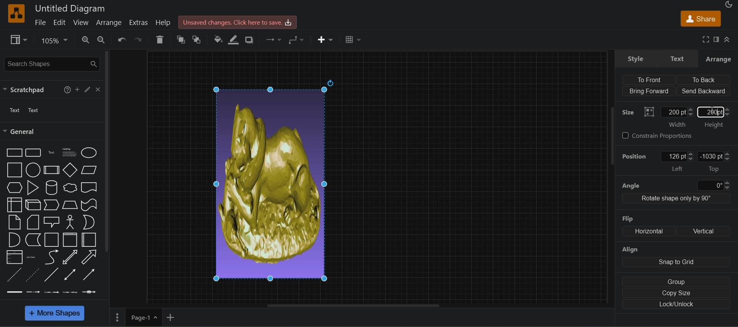  Describe the element at coordinates (165, 22) in the screenshot. I see `help` at that location.